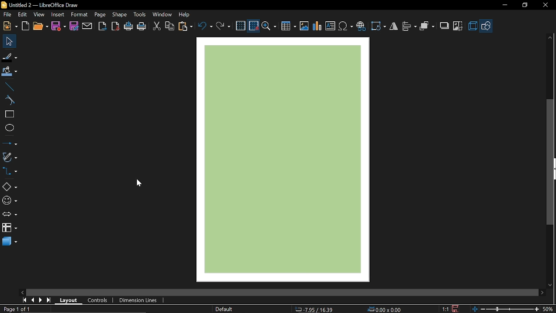 This screenshot has height=313, width=556. I want to click on Edit, so click(22, 15).